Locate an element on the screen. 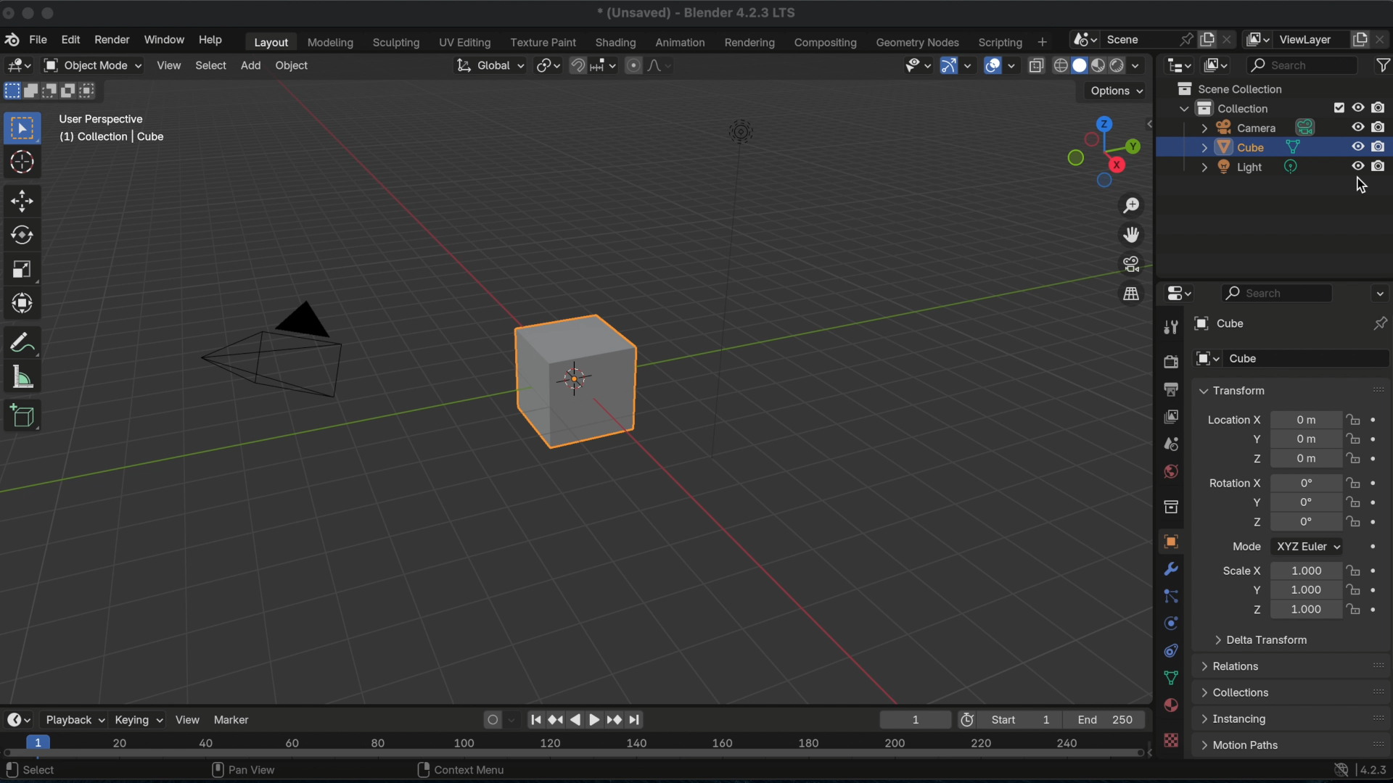 This screenshot has width=1393, height=783. view layer is located at coordinates (1172, 415).